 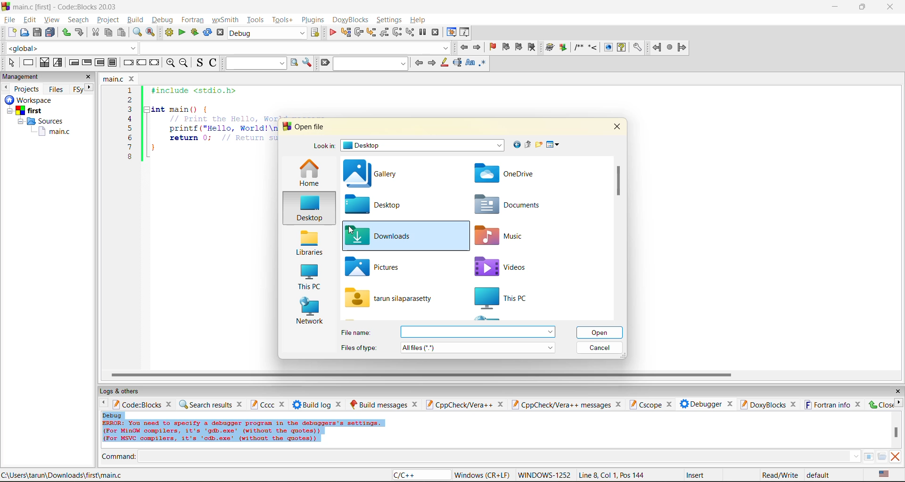 I want to click on music, so click(x=504, y=236).